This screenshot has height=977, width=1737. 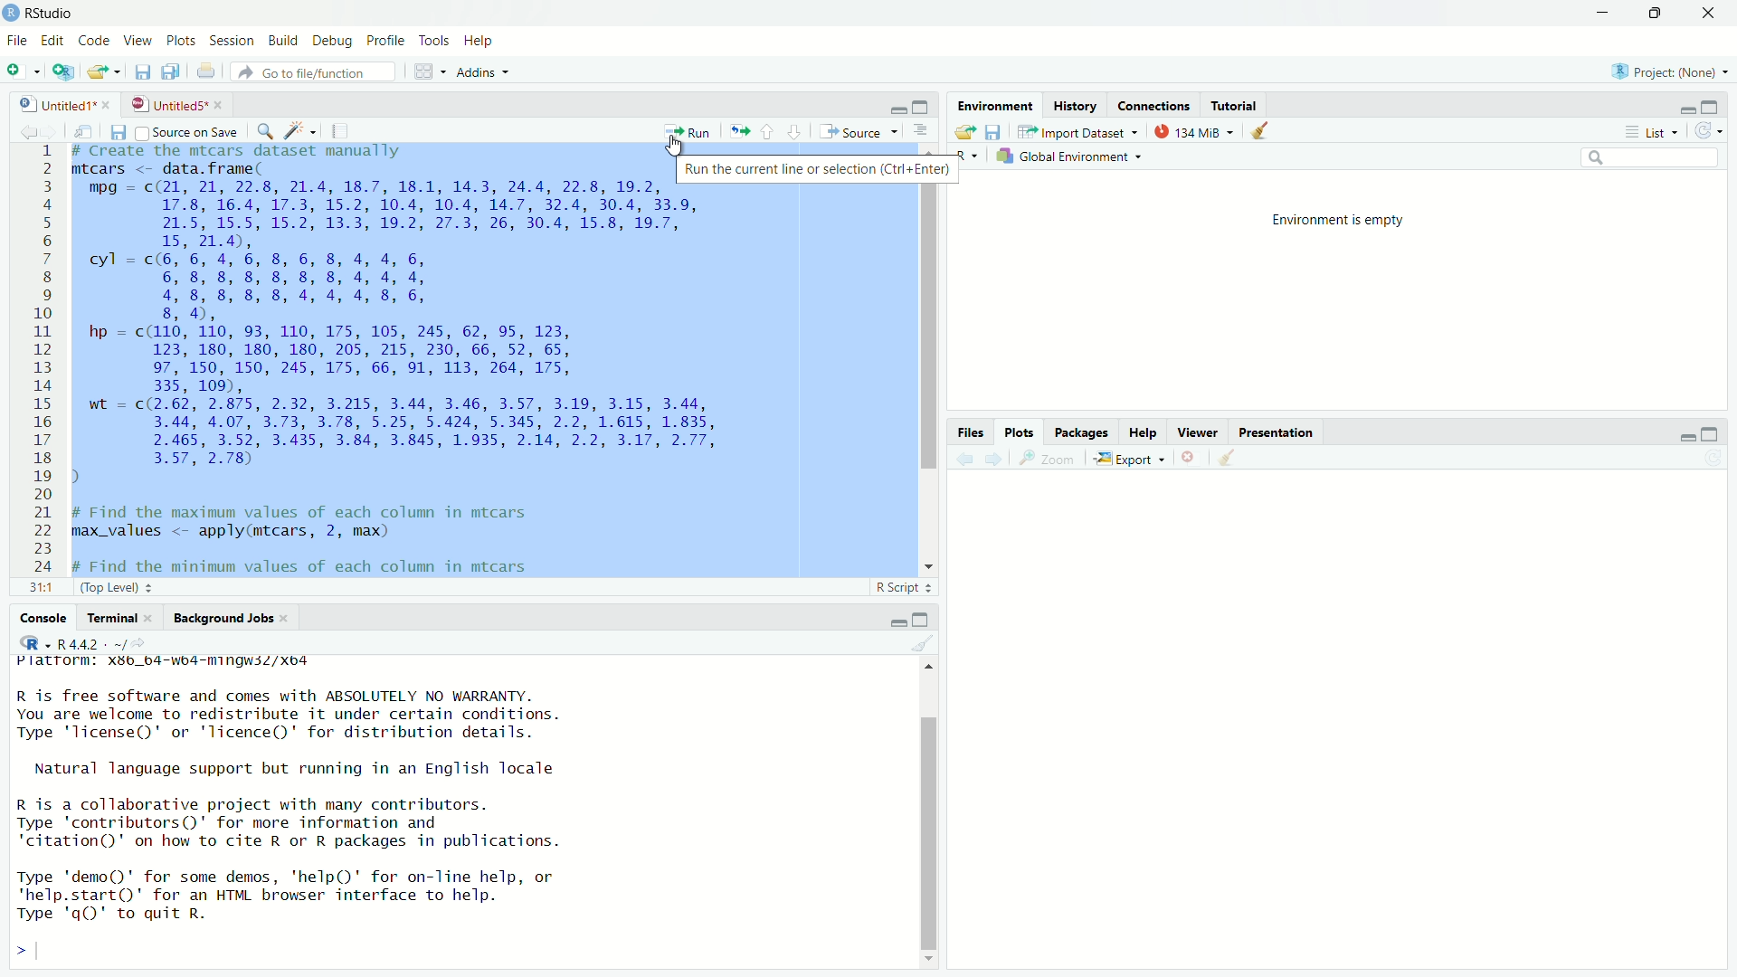 I want to click on cursor, so click(x=674, y=147).